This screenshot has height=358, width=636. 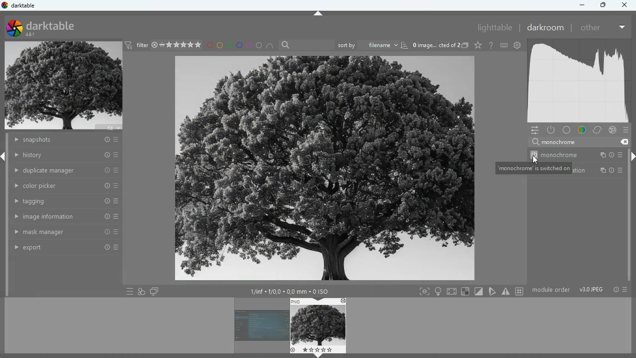 I want to click on green, so click(x=230, y=46).